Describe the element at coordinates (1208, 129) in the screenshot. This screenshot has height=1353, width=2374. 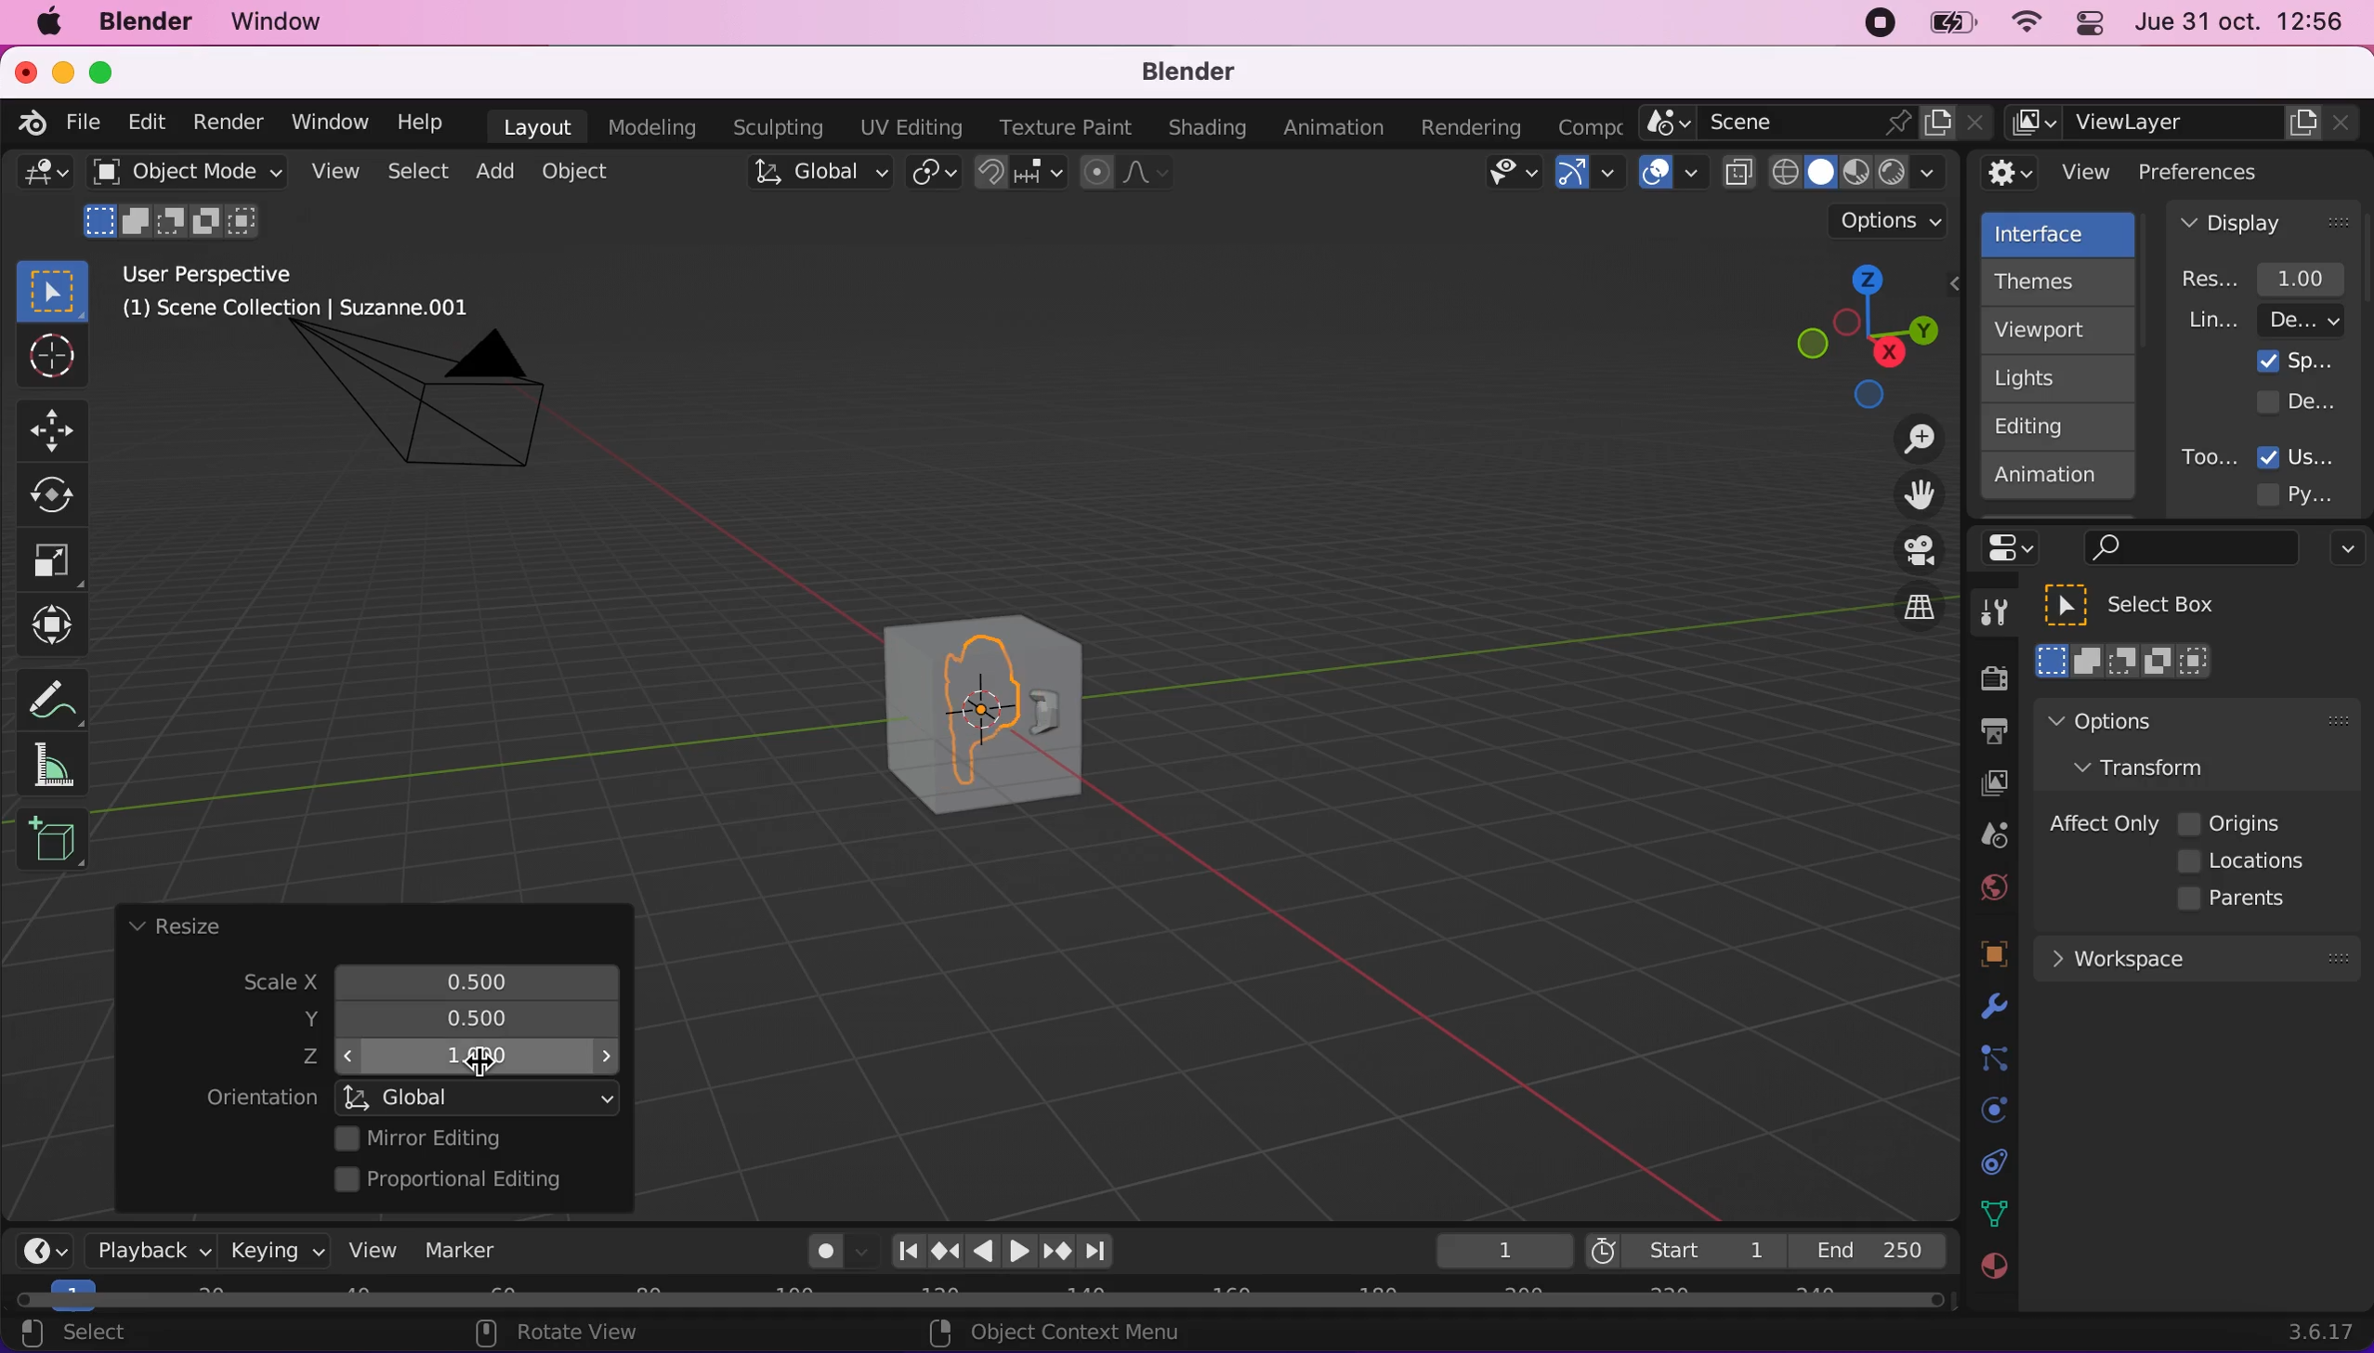
I see `shading` at that location.